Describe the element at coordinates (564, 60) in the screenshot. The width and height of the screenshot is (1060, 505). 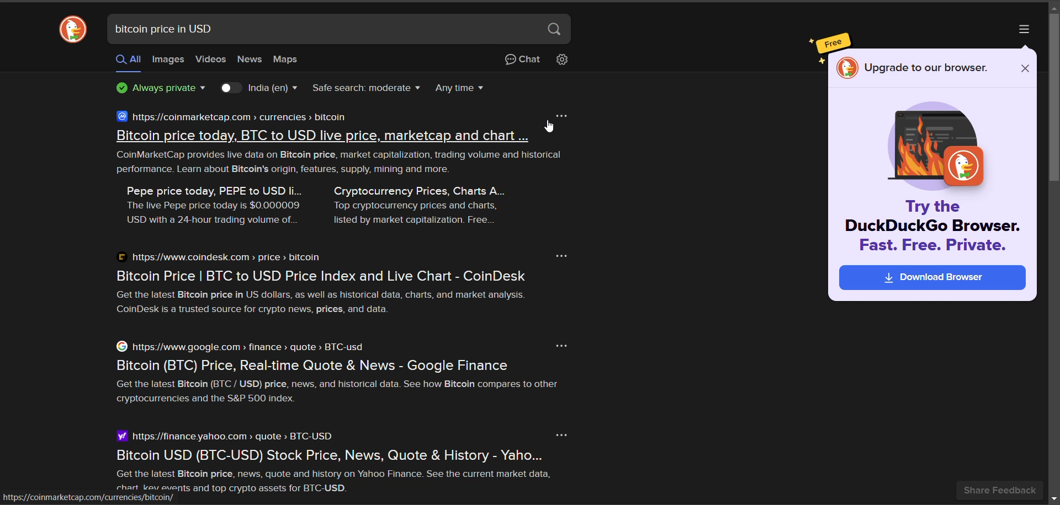
I see `change search settings` at that location.